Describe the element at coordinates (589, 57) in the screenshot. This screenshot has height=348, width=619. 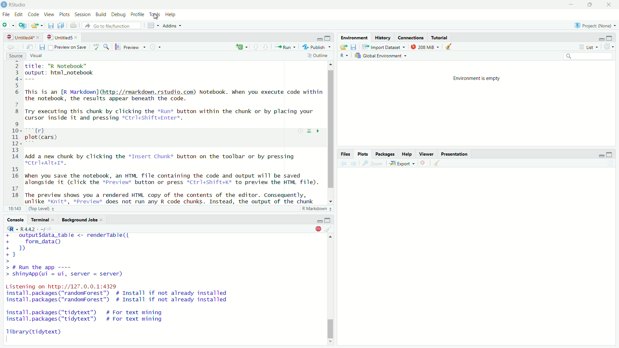
I see `search` at that location.